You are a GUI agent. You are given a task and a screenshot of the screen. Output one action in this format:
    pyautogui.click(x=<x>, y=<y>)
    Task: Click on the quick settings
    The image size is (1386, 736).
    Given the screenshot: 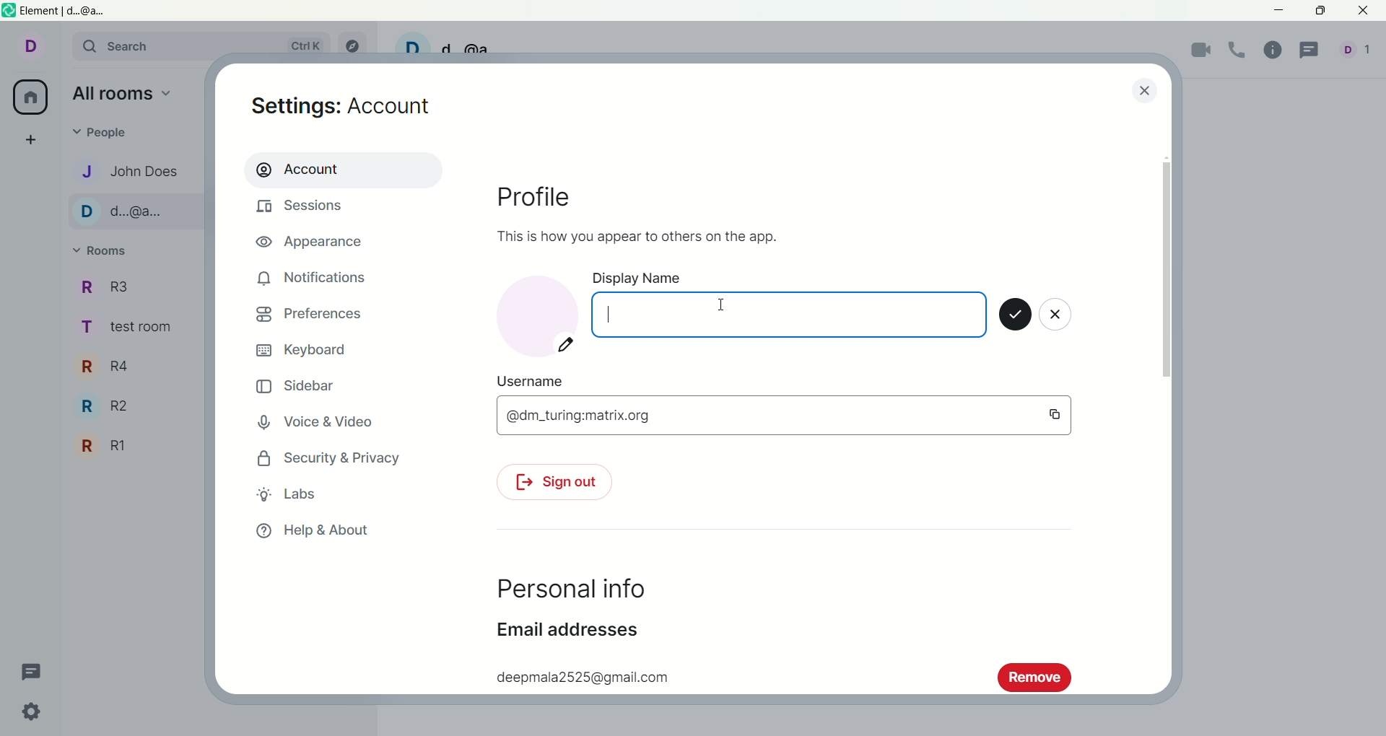 What is the action you would take?
    pyautogui.click(x=34, y=715)
    